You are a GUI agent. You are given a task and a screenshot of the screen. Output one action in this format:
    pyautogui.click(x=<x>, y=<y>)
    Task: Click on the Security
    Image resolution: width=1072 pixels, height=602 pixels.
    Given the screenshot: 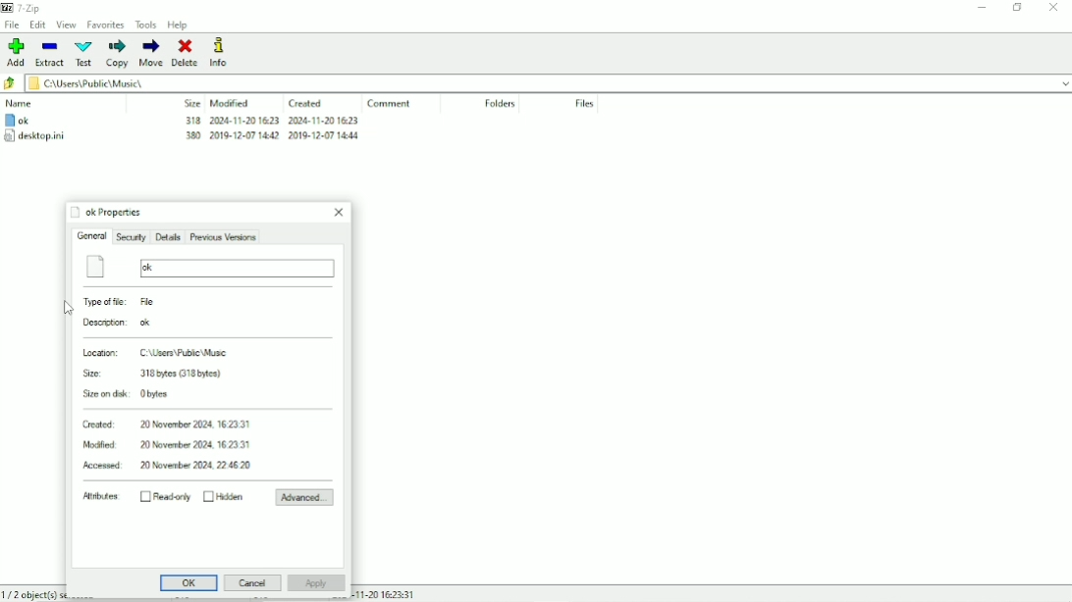 What is the action you would take?
    pyautogui.click(x=131, y=236)
    